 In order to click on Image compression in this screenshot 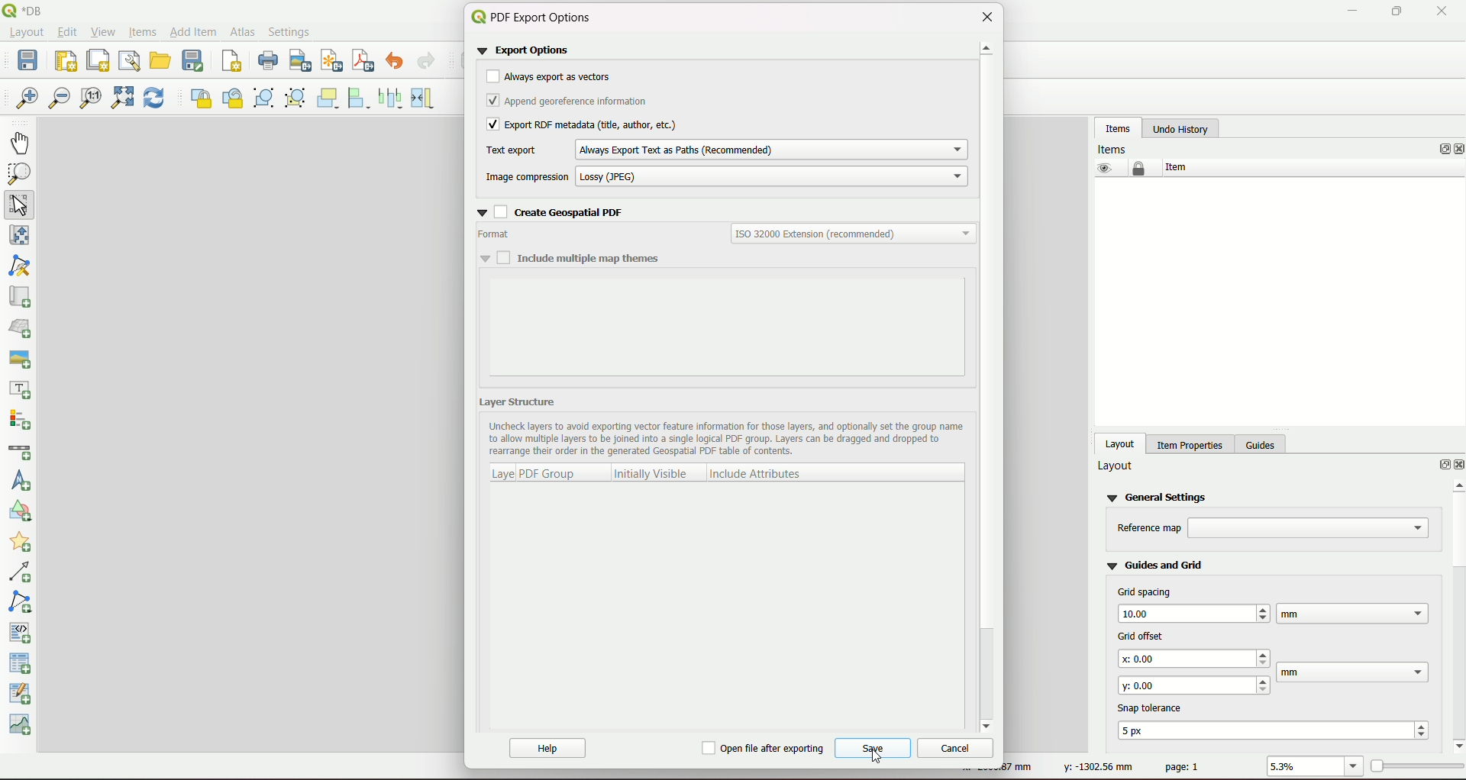, I will do `click(527, 176)`.